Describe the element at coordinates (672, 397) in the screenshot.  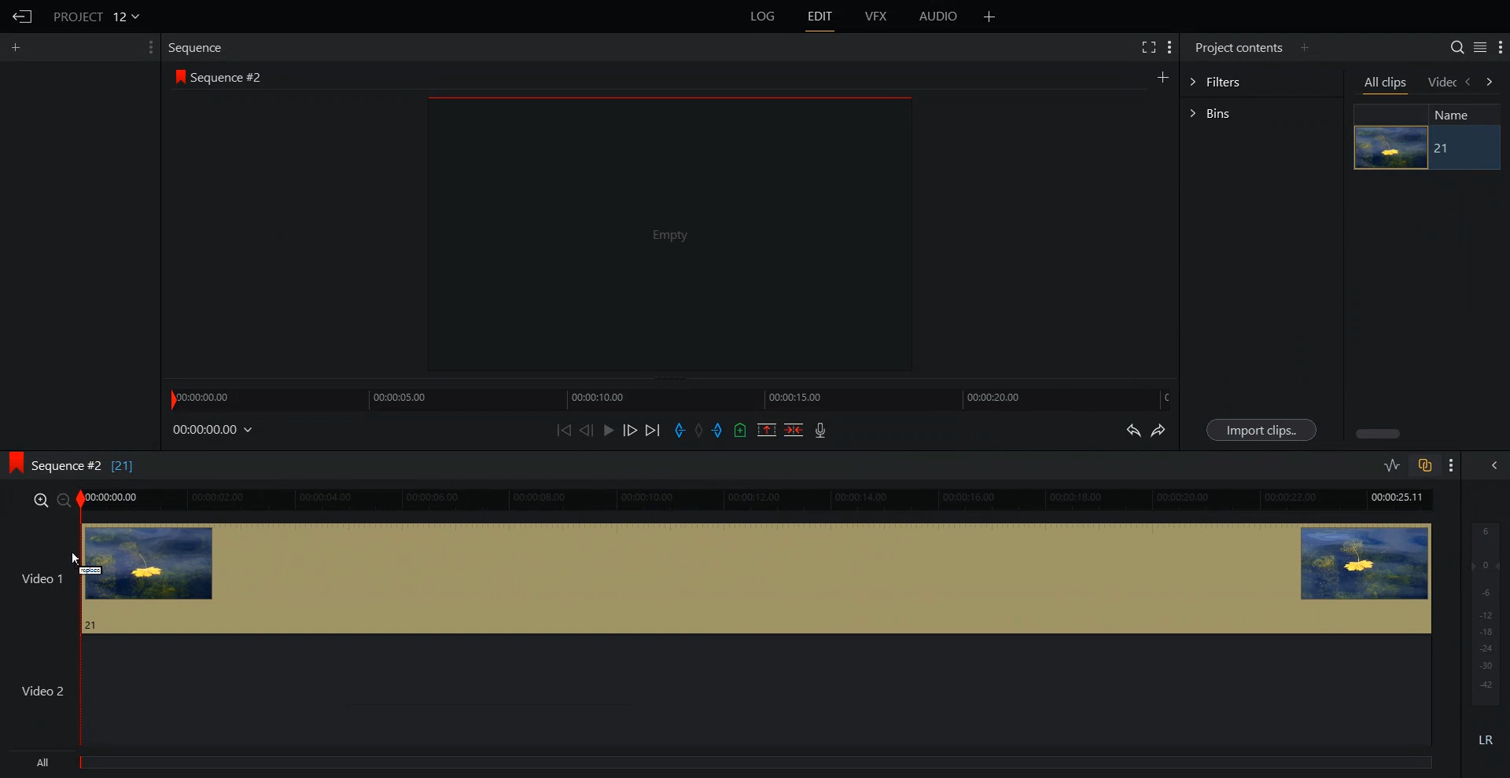
I see `Timeline` at that location.